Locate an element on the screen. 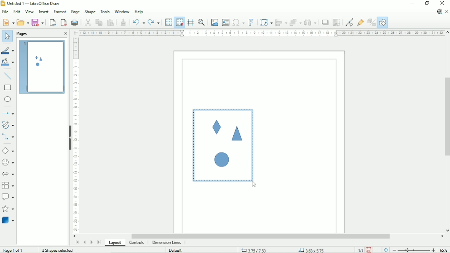 The image size is (450, 253). Cursor is located at coordinates (254, 185).